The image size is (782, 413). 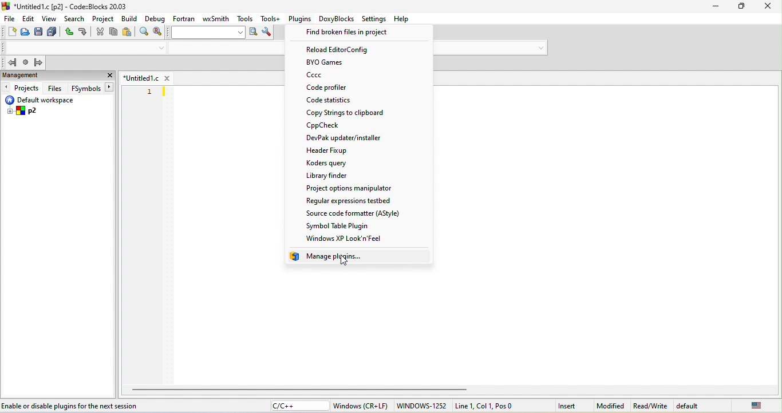 What do you see at coordinates (331, 163) in the screenshot?
I see `kodess query` at bounding box center [331, 163].